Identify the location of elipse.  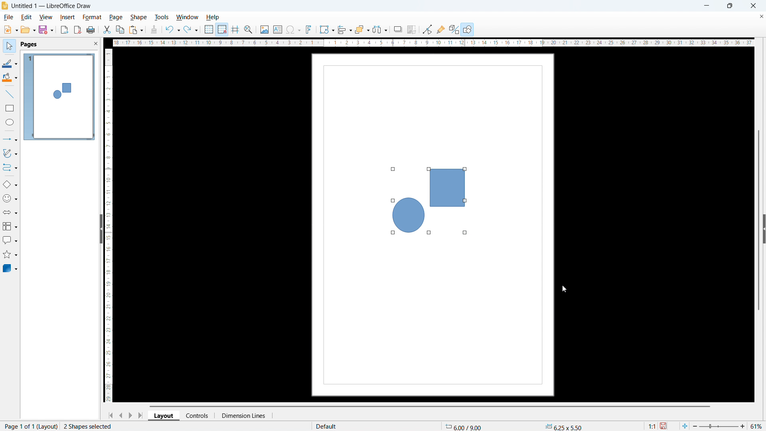
(10, 122).